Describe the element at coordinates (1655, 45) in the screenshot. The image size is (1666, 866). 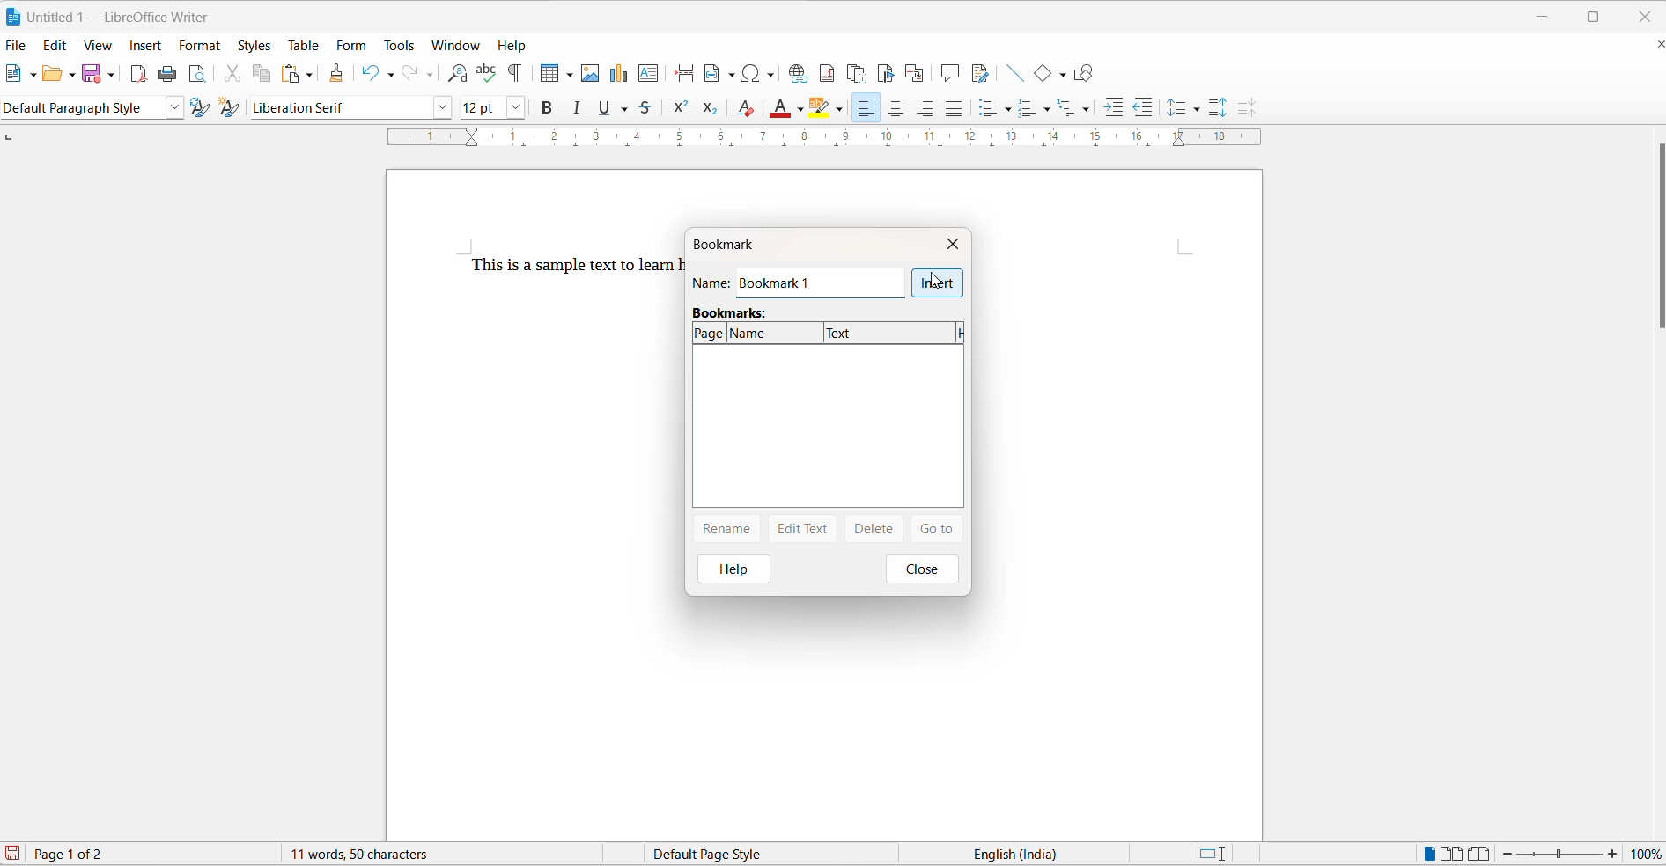
I see `close document` at that location.